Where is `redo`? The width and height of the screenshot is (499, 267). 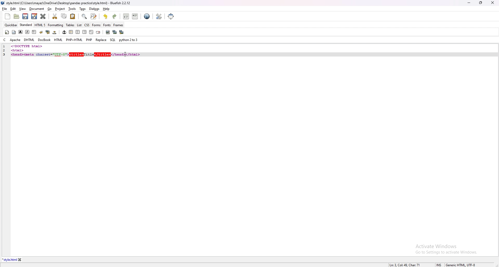 redo is located at coordinates (114, 16).